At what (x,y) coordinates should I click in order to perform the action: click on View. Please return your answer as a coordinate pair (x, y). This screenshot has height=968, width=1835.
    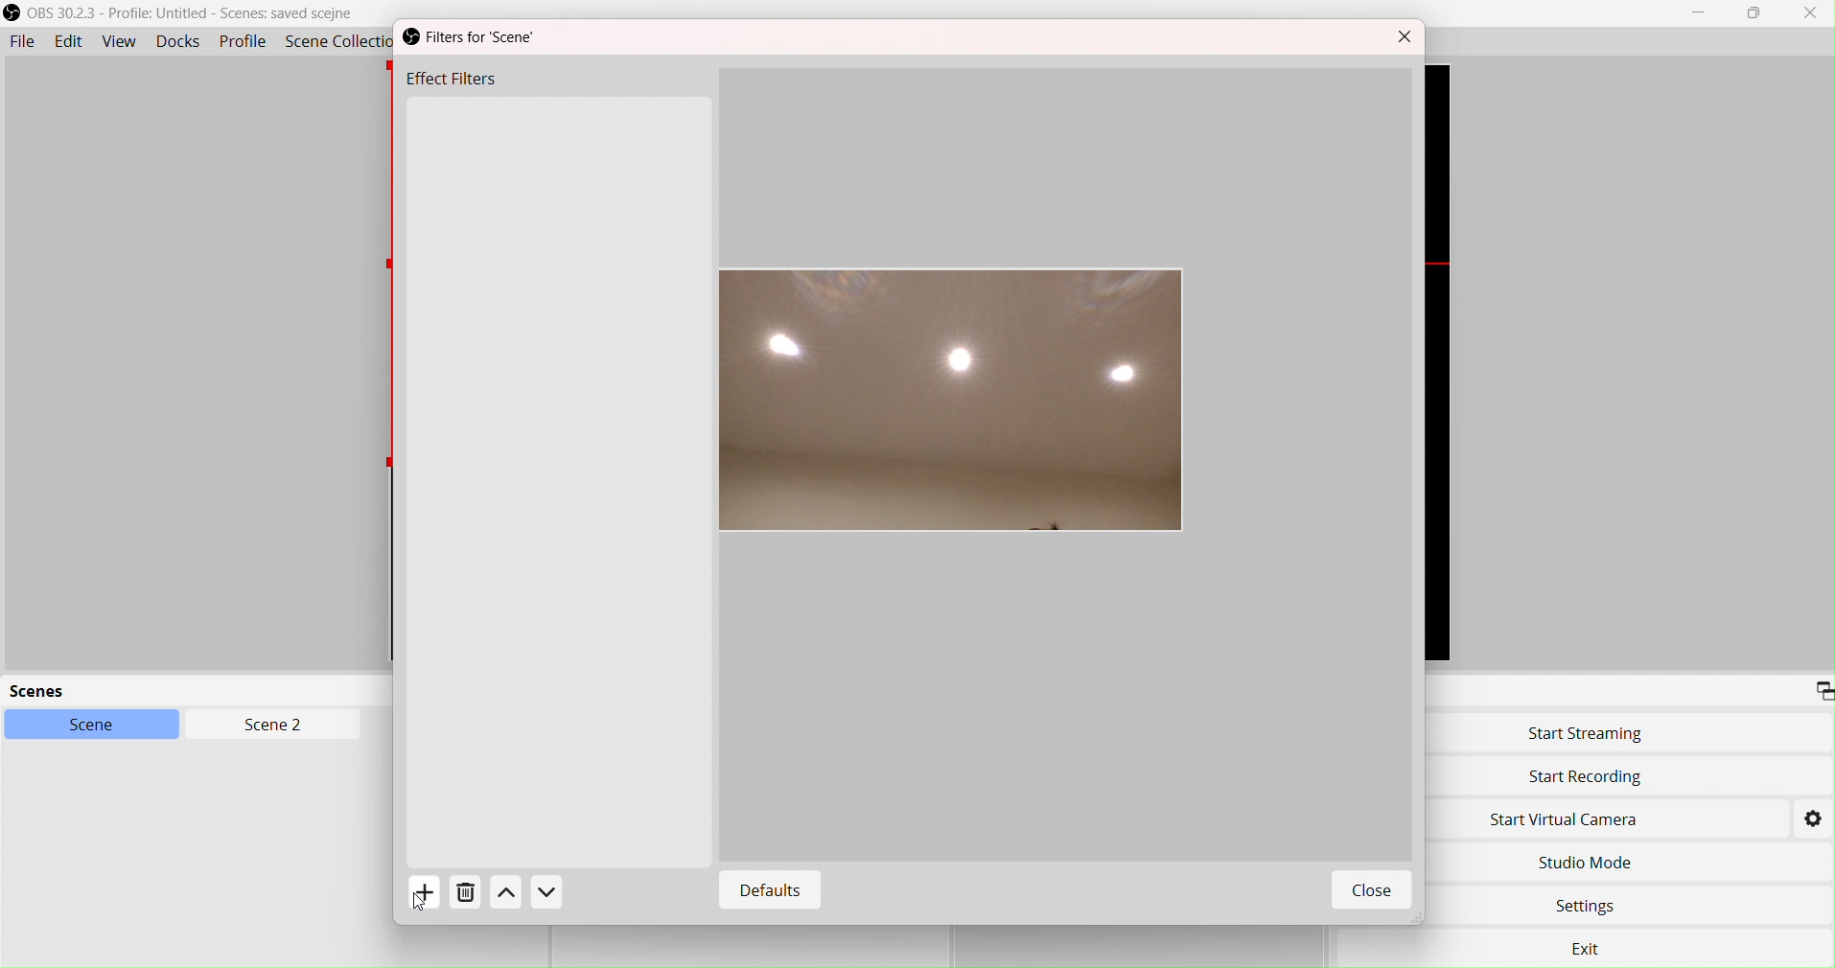
    Looking at the image, I should click on (120, 42).